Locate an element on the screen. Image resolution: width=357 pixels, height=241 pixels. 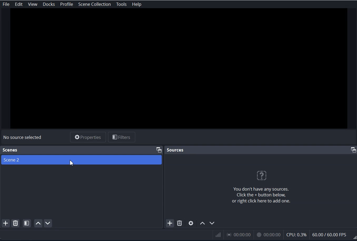
Properties is located at coordinates (88, 137).